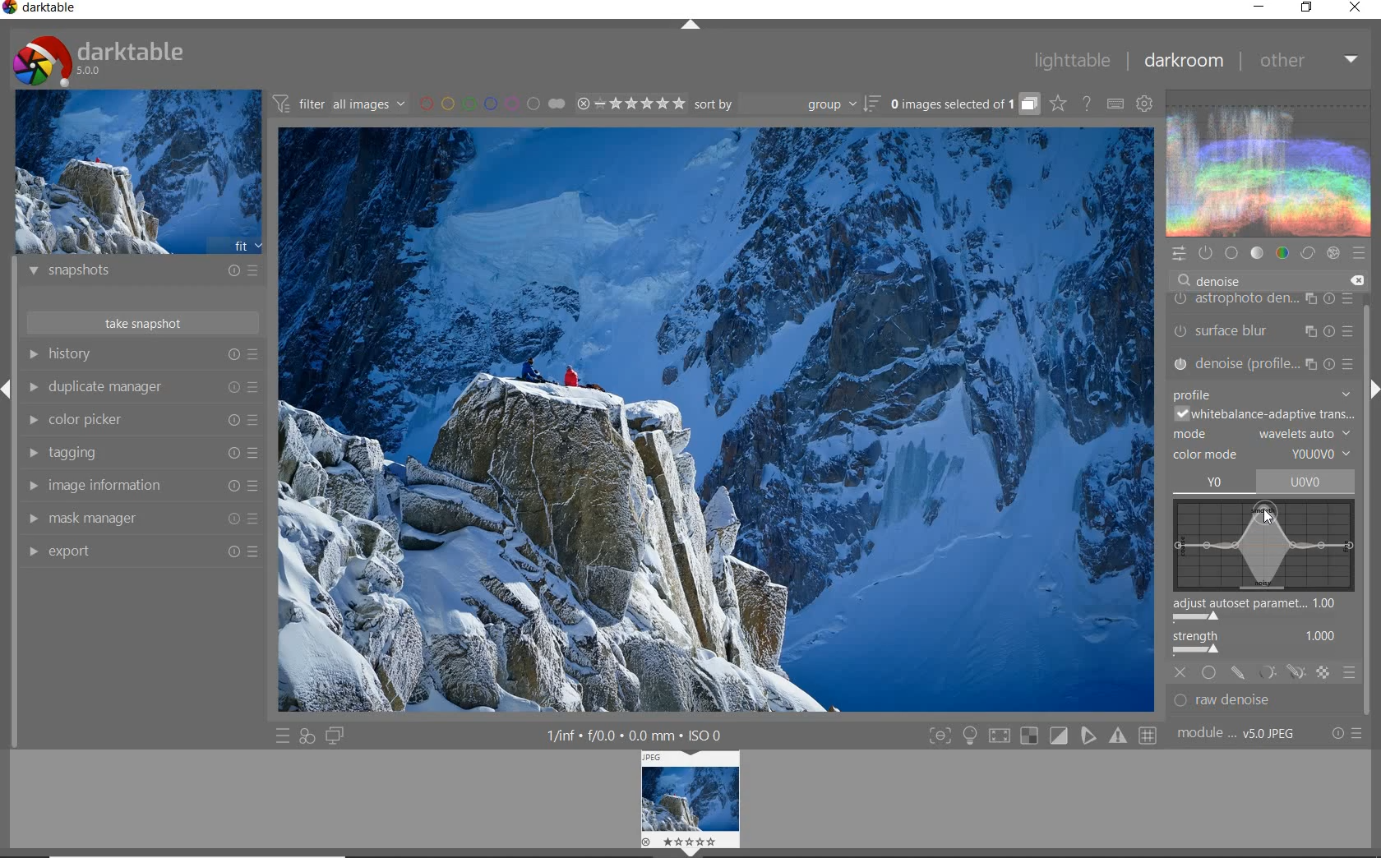 The image size is (1381, 858). I want to click on ADJUST AUTOSET PARAMETRIC, so click(1263, 611).